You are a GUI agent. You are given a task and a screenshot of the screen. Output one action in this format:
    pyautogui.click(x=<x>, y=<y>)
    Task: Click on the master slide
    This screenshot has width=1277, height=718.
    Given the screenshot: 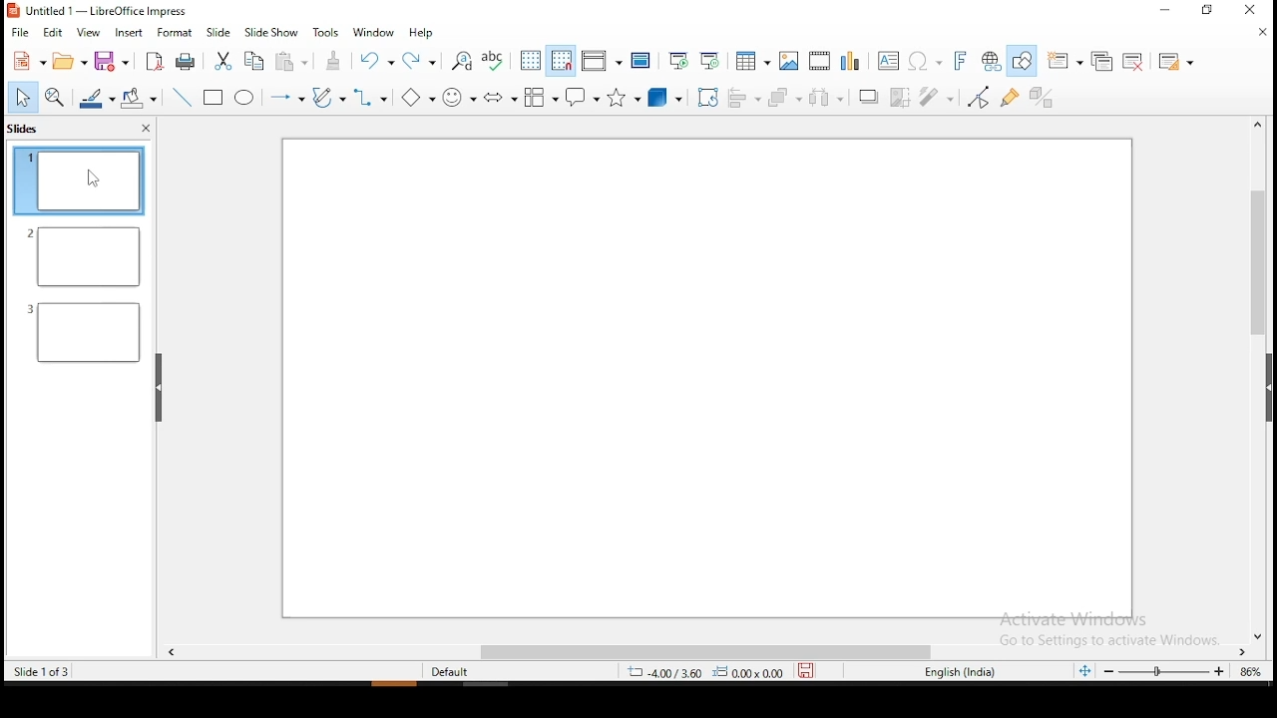 What is the action you would take?
    pyautogui.click(x=641, y=62)
    